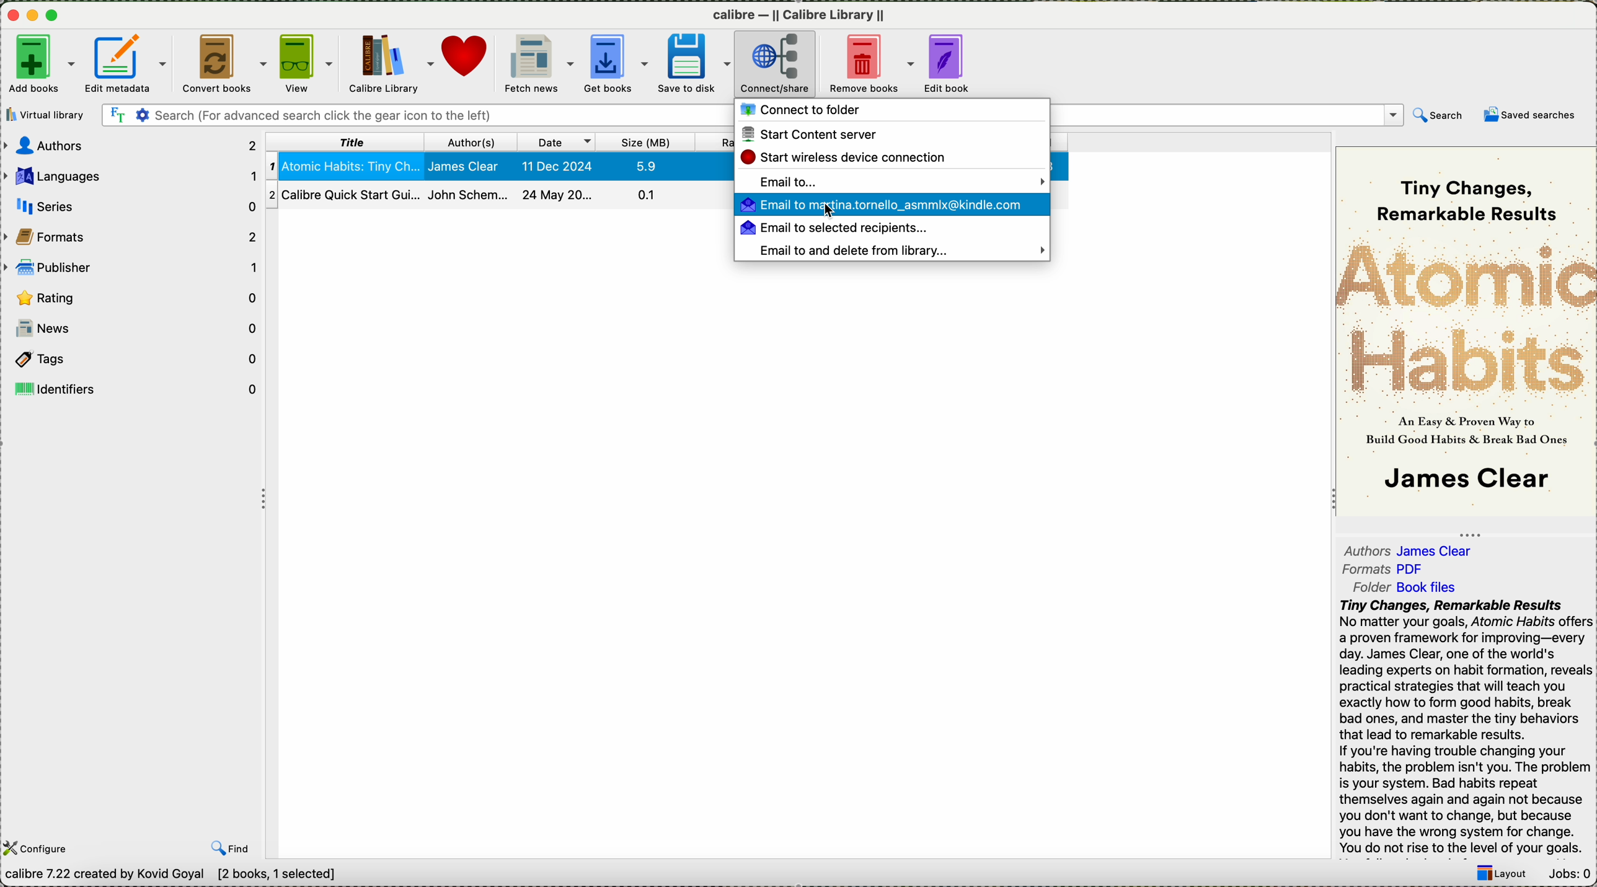 The image size is (1597, 887). I want to click on authors, so click(1412, 549).